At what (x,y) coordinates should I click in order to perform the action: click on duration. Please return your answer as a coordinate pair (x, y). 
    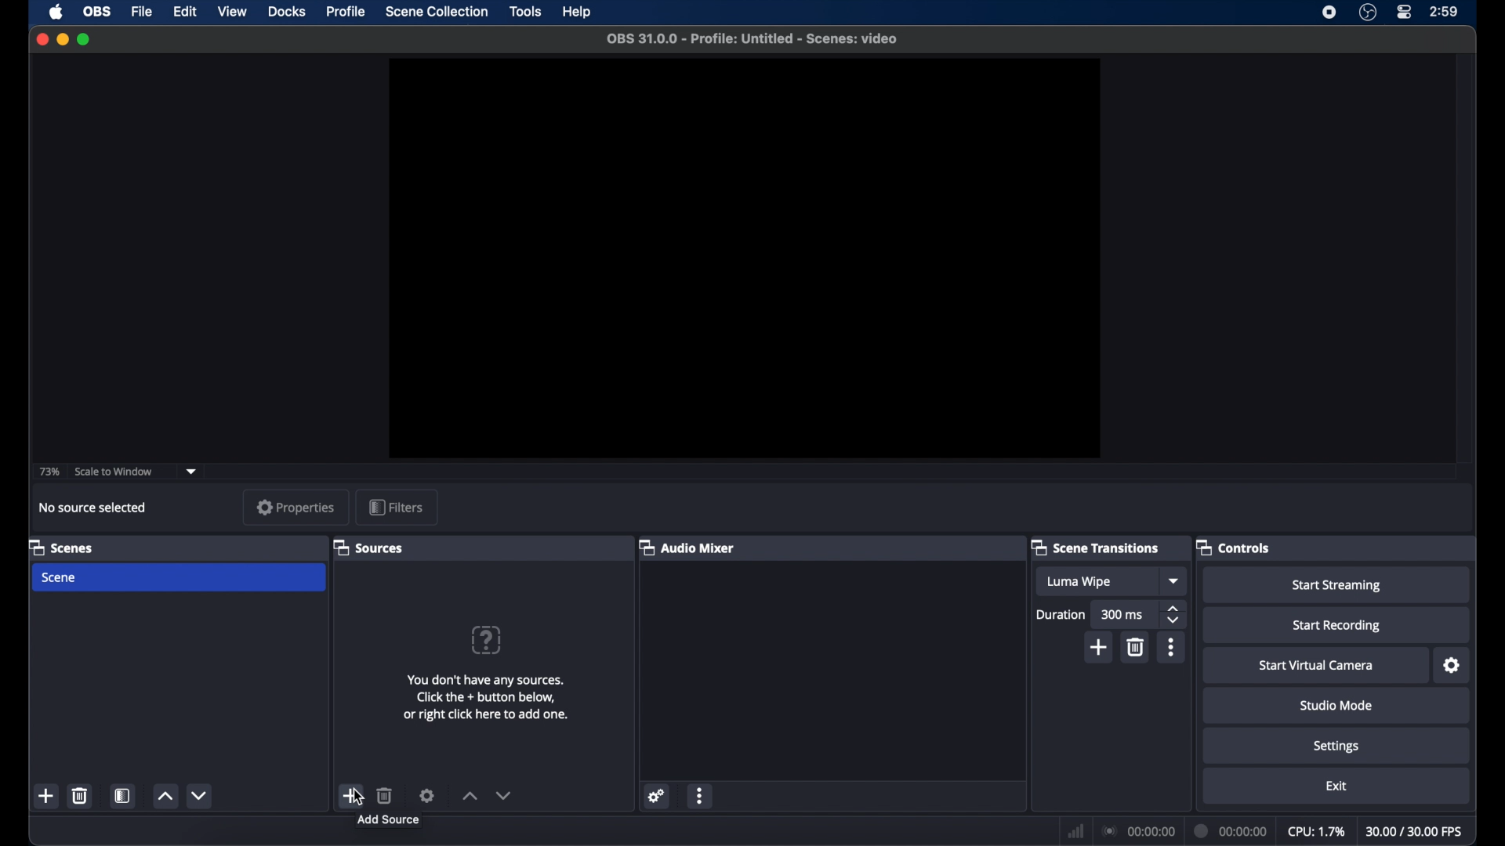
    Looking at the image, I should click on (1061, 616).